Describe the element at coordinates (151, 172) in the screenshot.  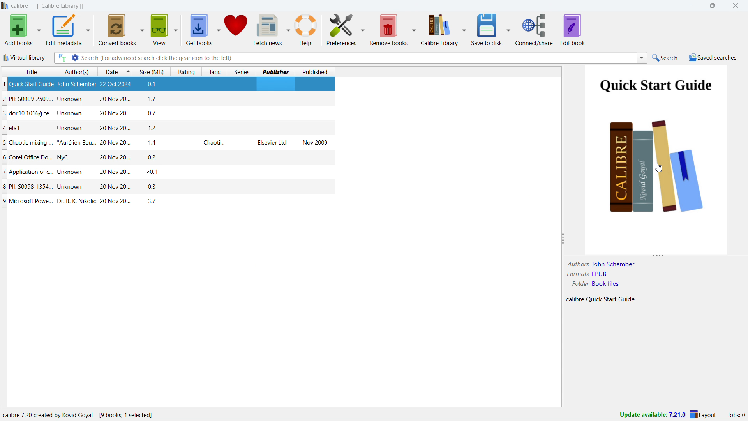
I see `<0.1` at that location.